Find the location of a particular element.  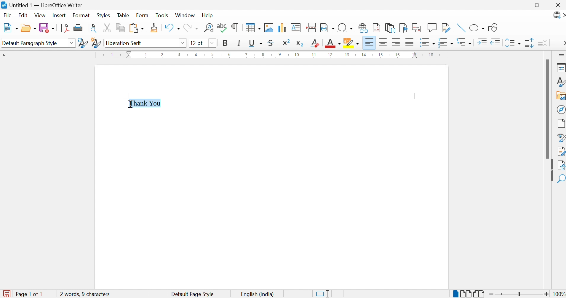

English (India) is located at coordinates (257, 294).